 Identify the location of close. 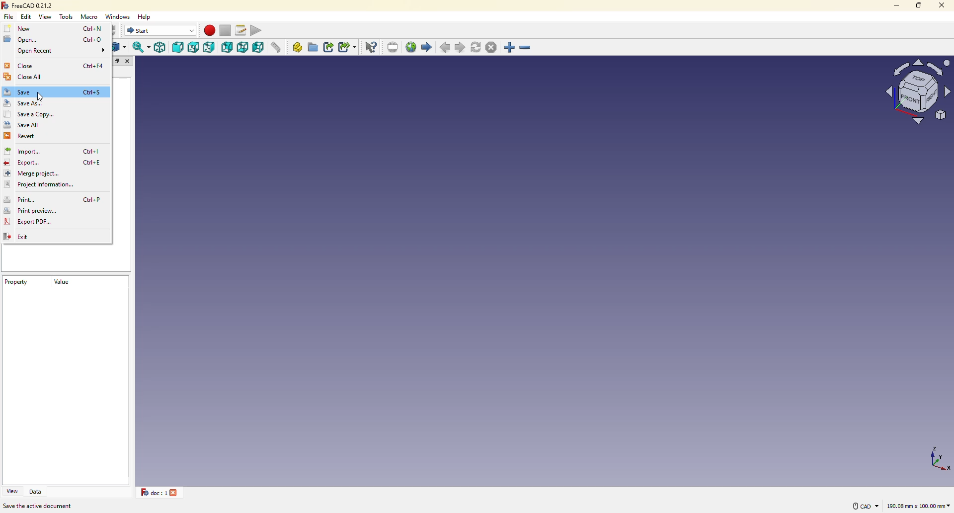
(941, 5).